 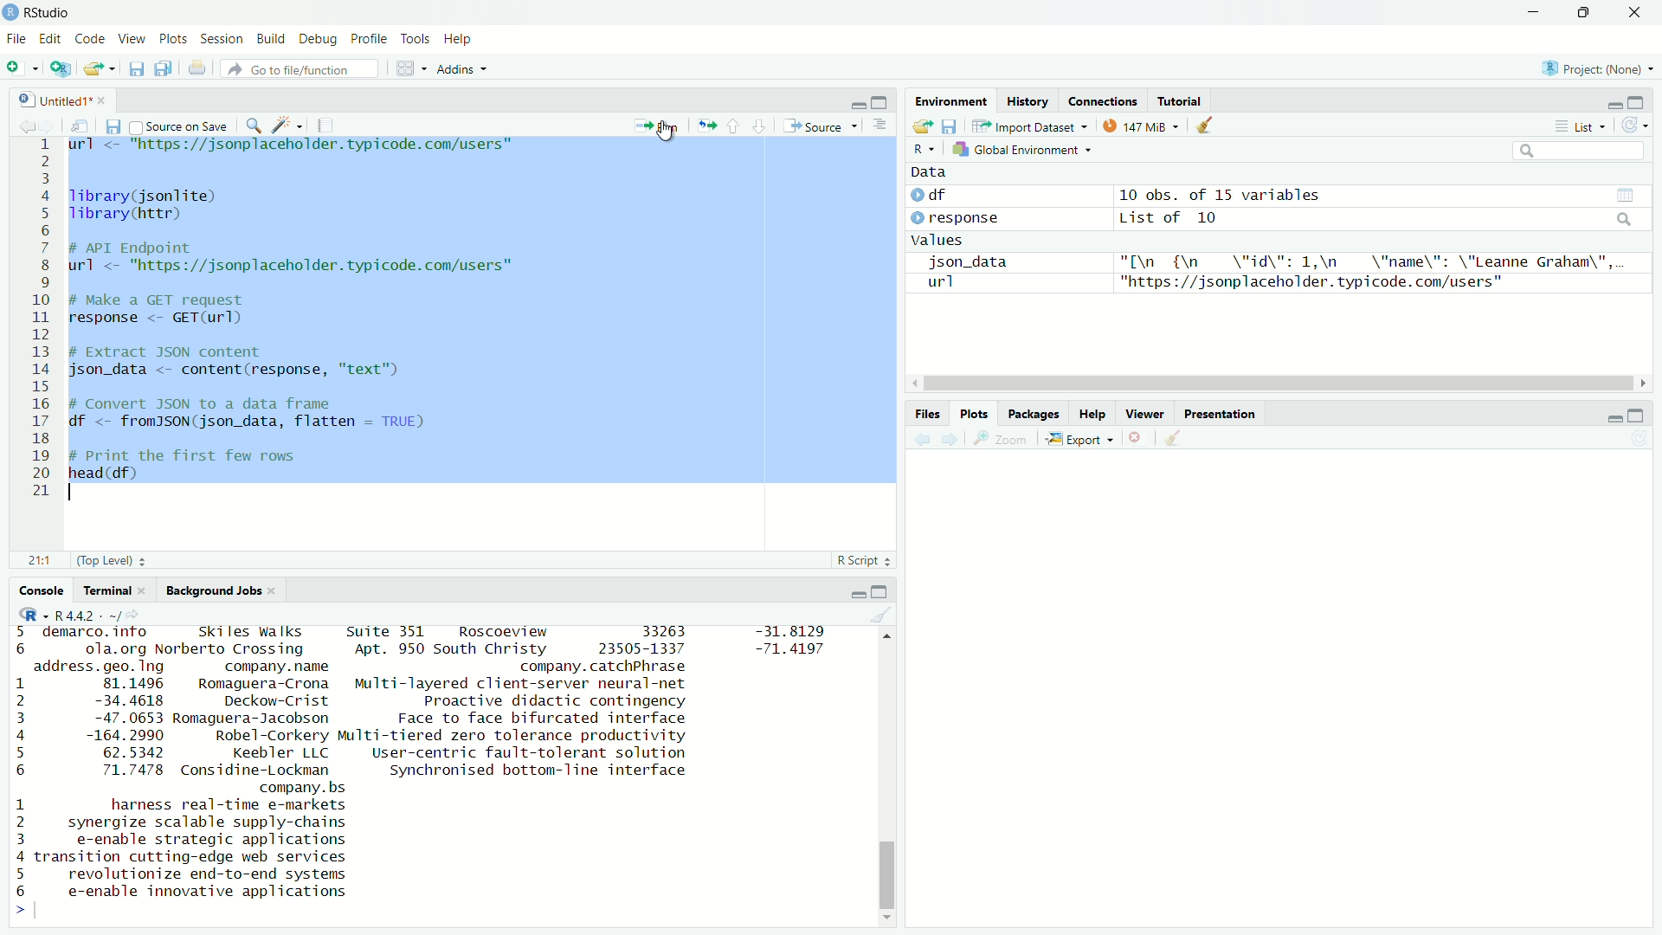 What do you see at coordinates (657, 124) in the screenshot?
I see `Run` at bounding box center [657, 124].